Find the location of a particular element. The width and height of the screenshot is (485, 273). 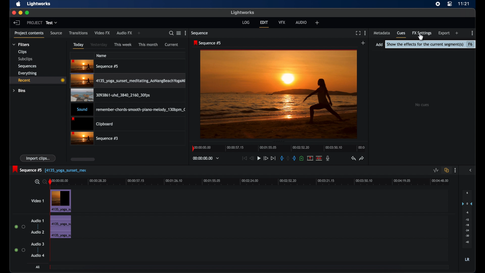

subclips is located at coordinates (26, 59).